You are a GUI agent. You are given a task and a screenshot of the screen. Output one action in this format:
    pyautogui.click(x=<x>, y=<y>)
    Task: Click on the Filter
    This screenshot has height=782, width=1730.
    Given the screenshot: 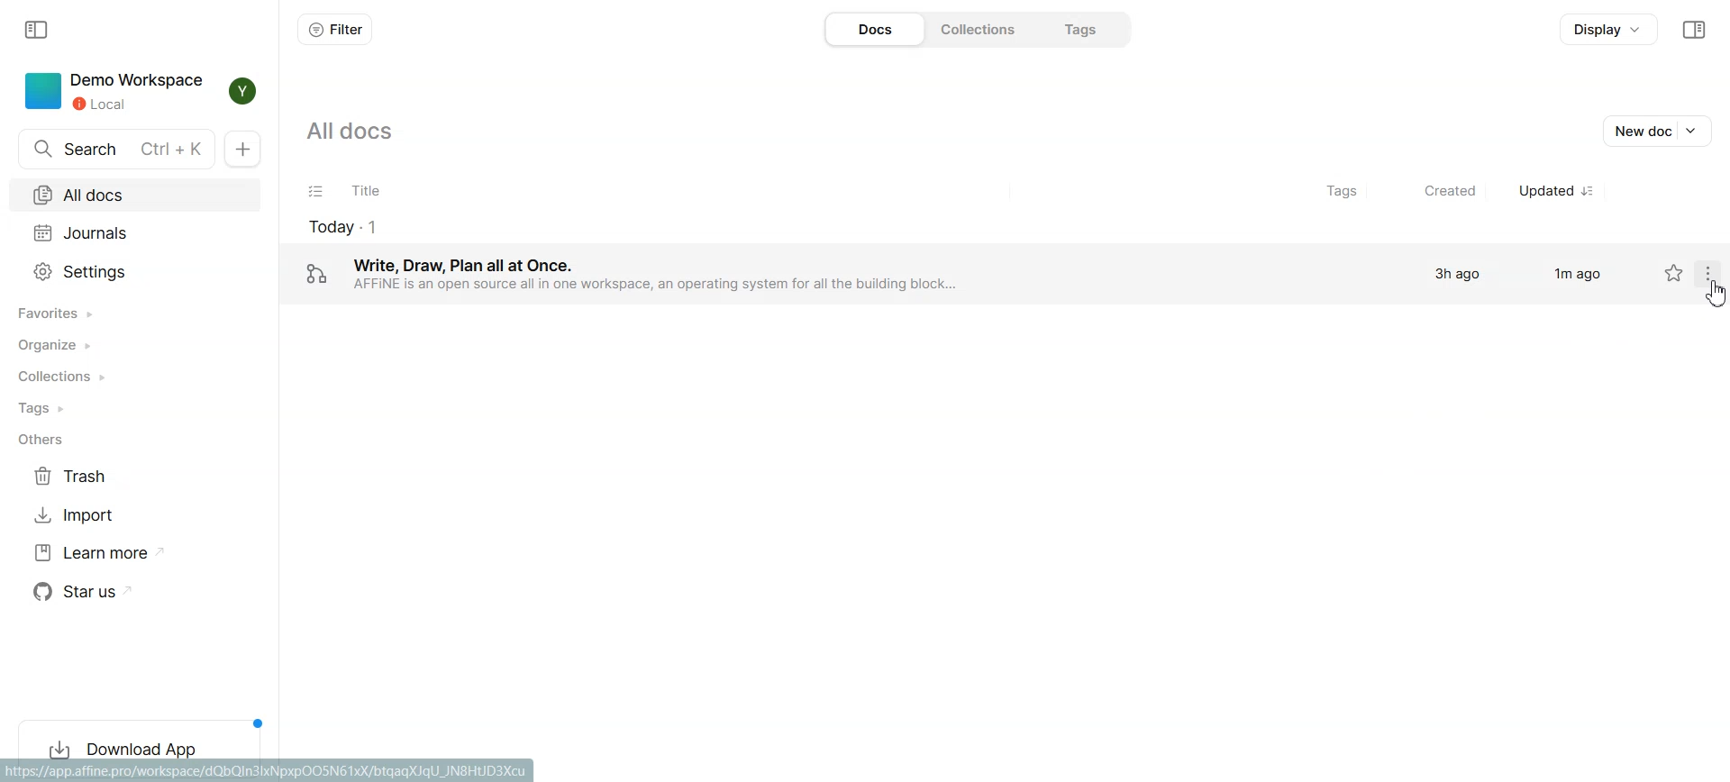 What is the action you would take?
    pyautogui.click(x=334, y=30)
    